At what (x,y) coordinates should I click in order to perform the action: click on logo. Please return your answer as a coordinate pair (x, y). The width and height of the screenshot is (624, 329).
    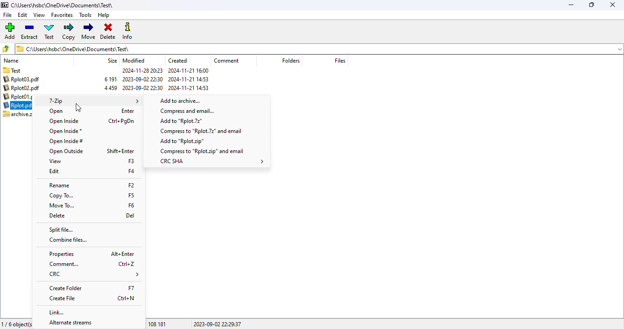
    Looking at the image, I should click on (4, 5).